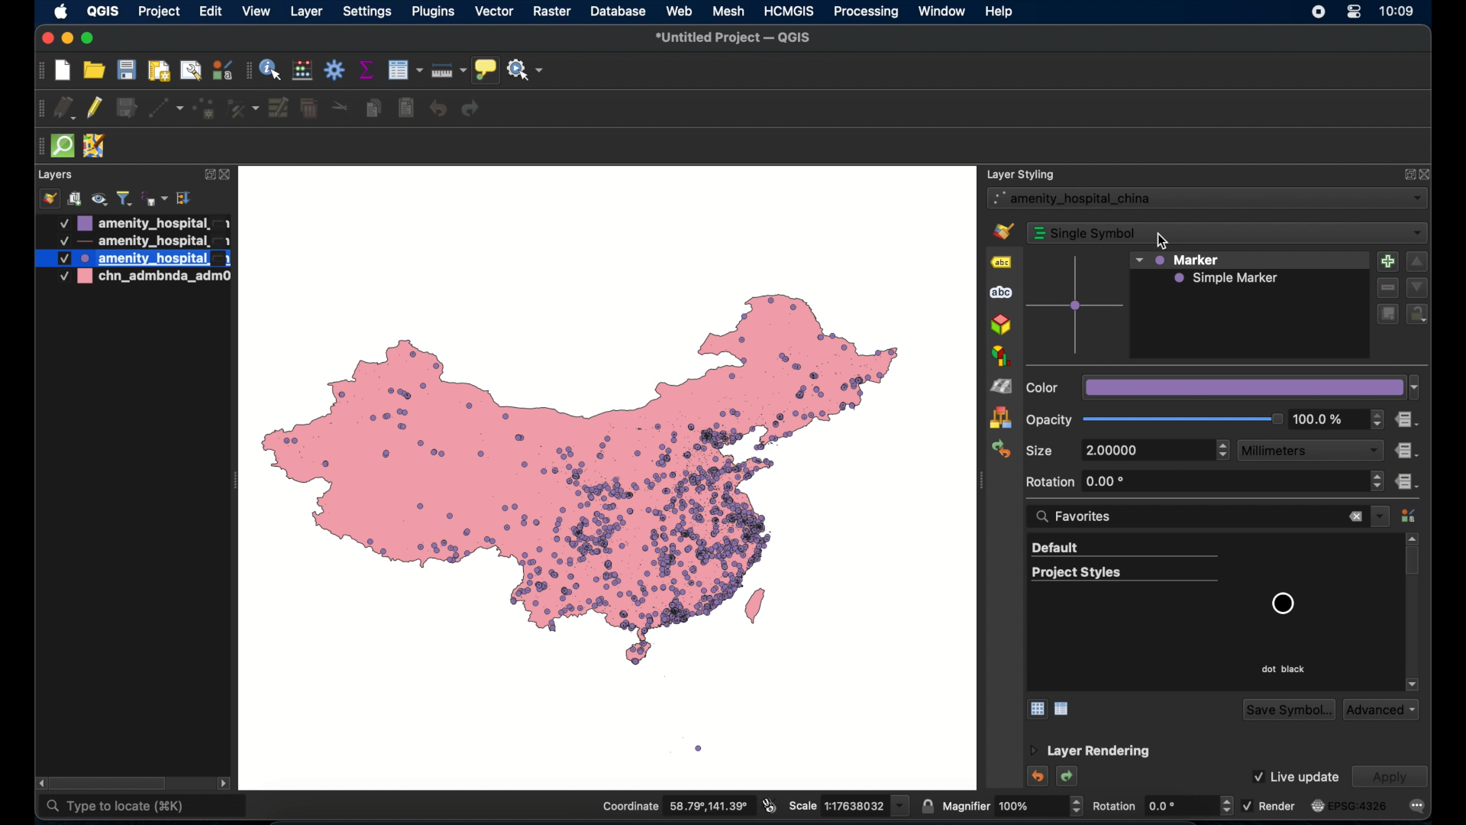  Describe the element at coordinates (926, 807) in the screenshot. I see `lock scale` at that location.